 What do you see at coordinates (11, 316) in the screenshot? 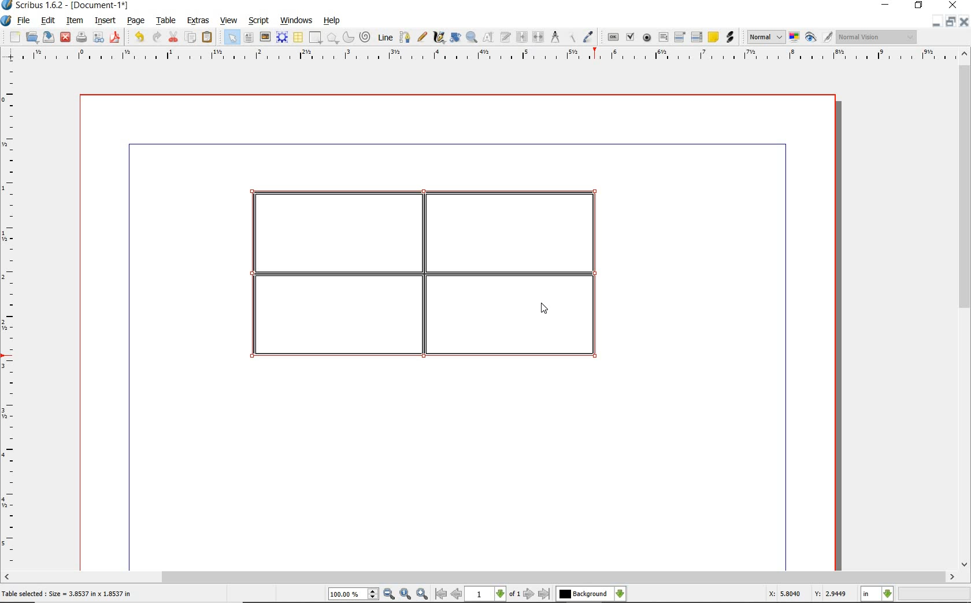
I see `ruler` at bounding box center [11, 316].